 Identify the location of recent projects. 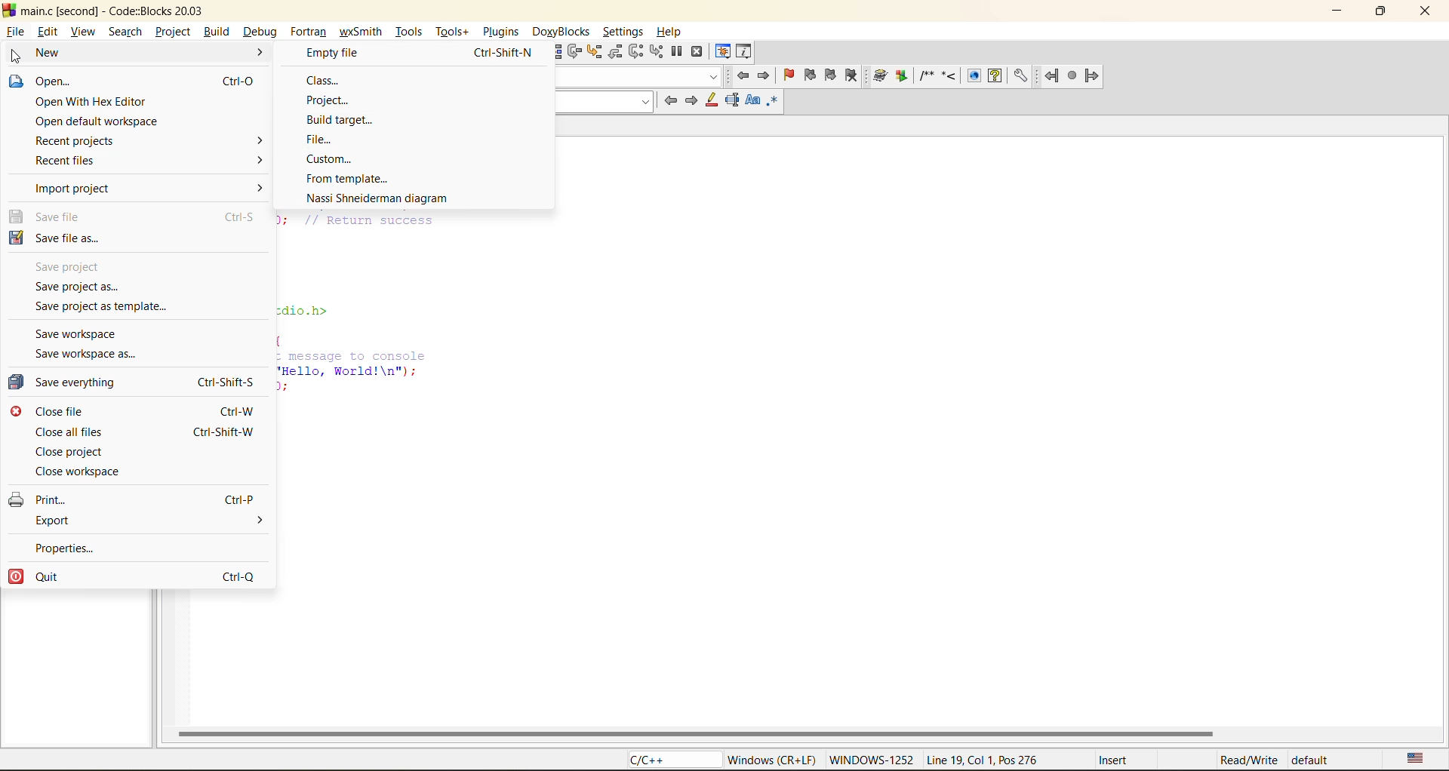
(89, 140).